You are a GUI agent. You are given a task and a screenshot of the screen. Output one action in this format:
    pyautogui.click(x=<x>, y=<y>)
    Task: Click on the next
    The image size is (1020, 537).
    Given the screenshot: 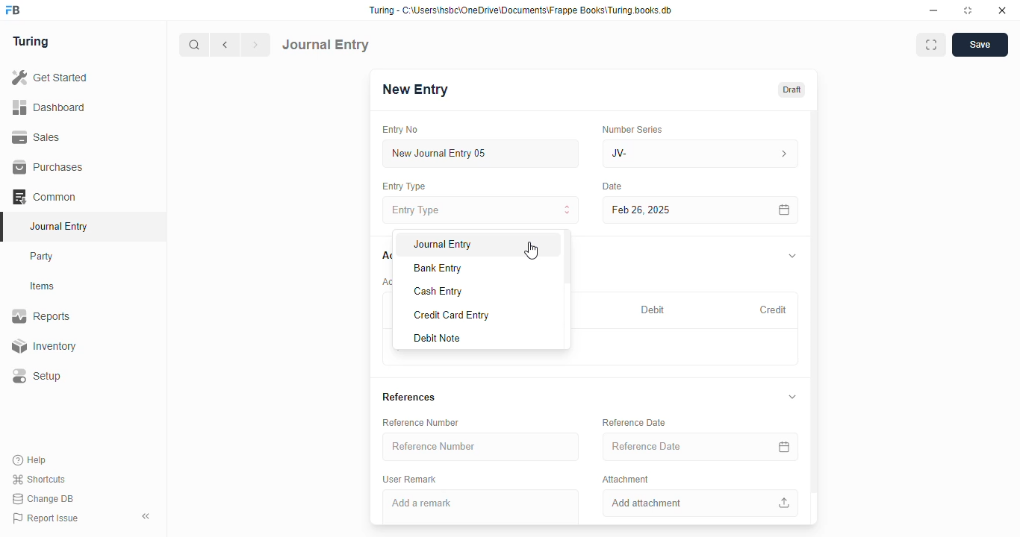 What is the action you would take?
    pyautogui.click(x=257, y=45)
    